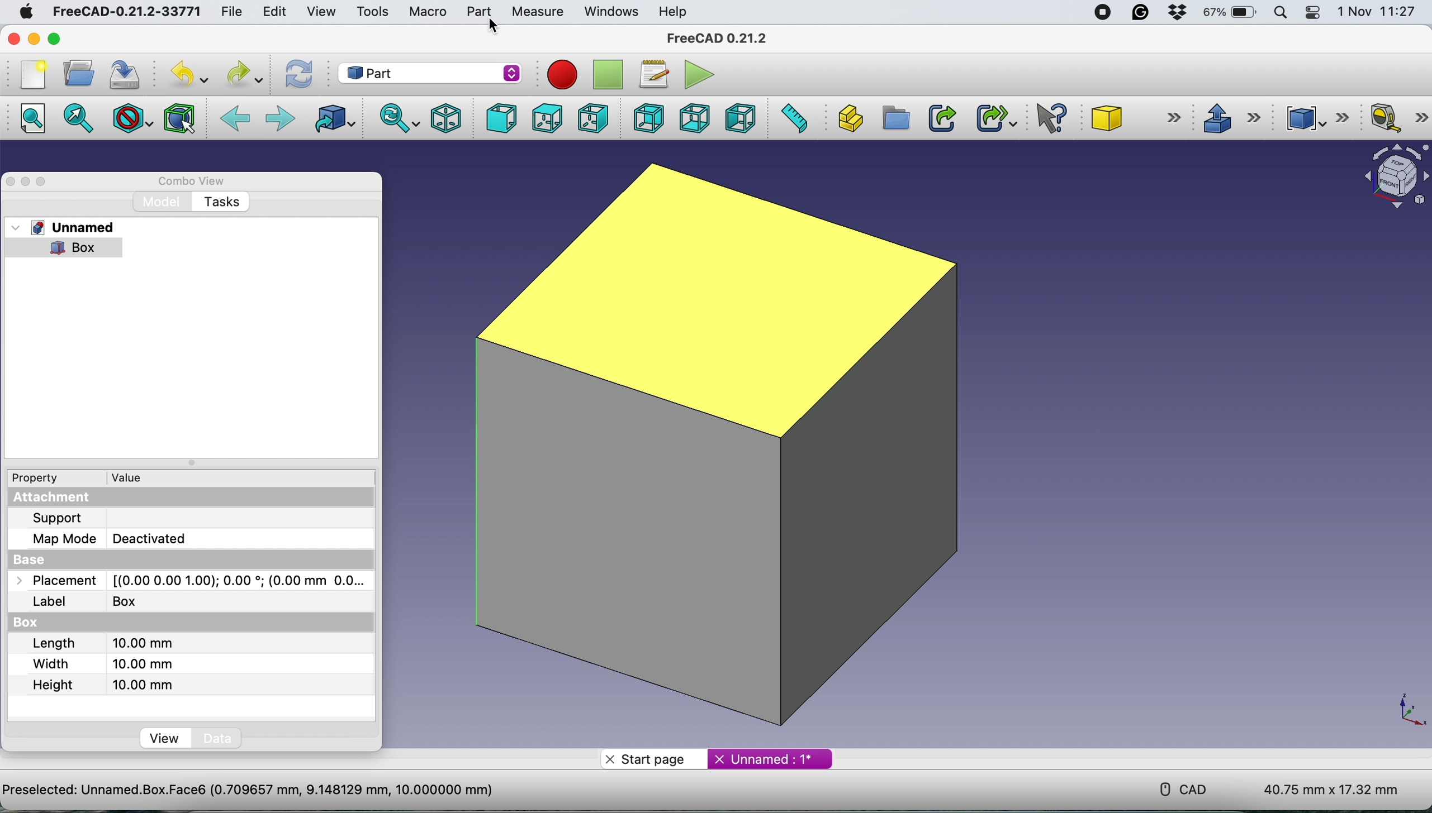 The width and height of the screenshot is (1432, 813). Describe the element at coordinates (44, 183) in the screenshot. I see `maximise` at that location.